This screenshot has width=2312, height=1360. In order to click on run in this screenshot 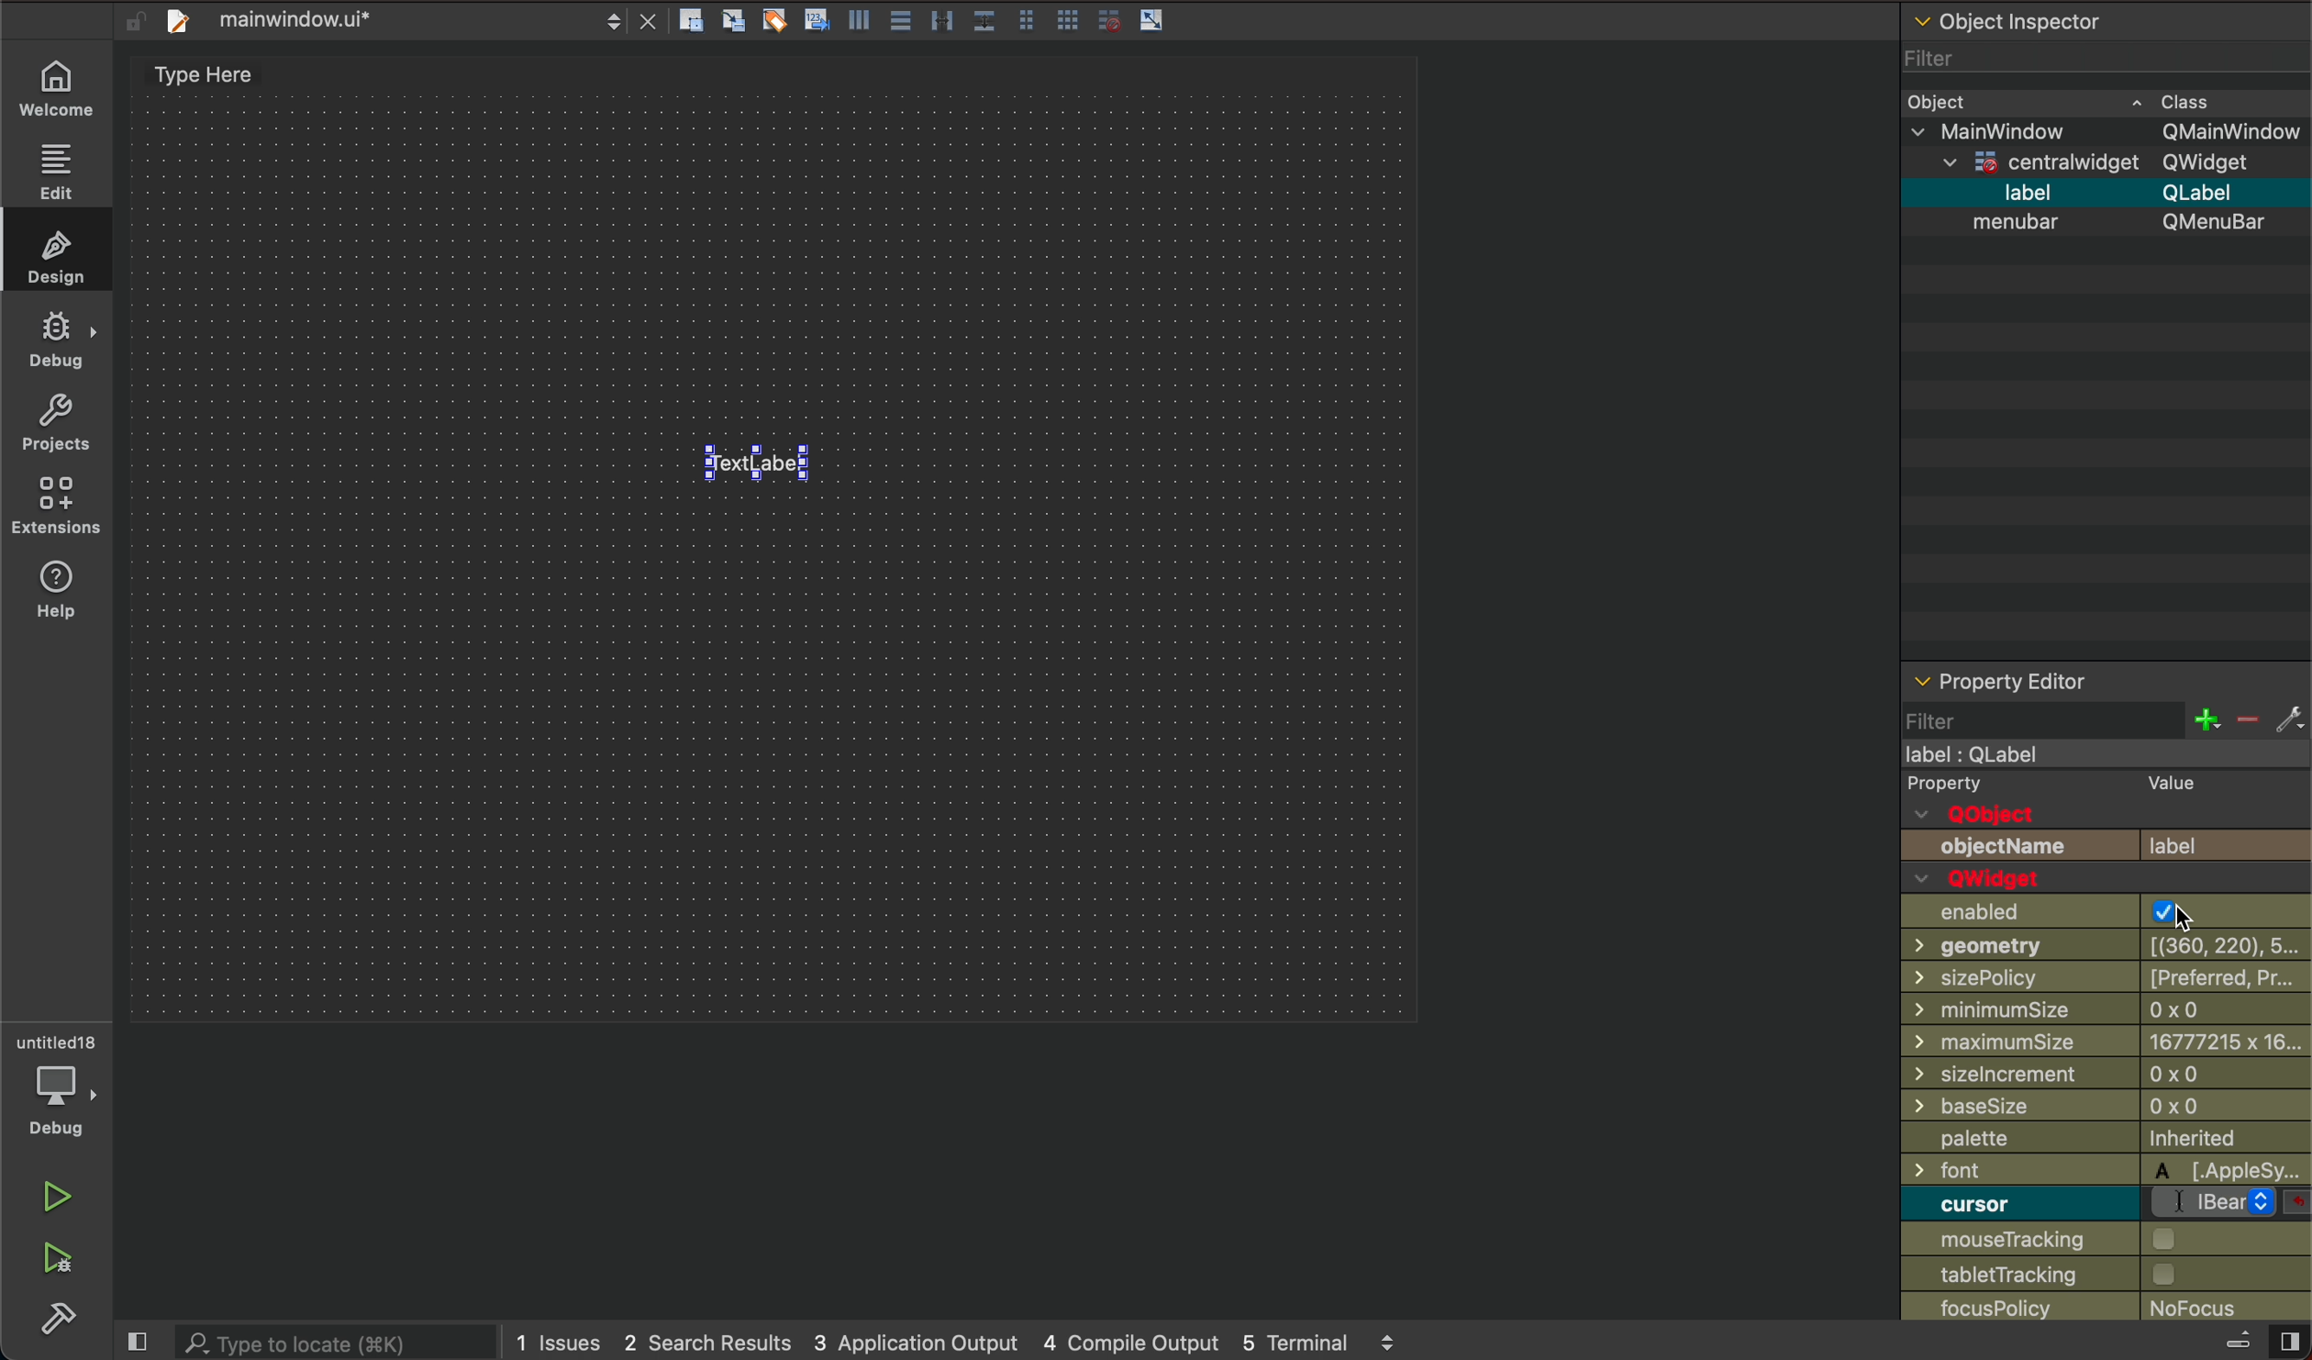, I will do `click(57, 1192)`.